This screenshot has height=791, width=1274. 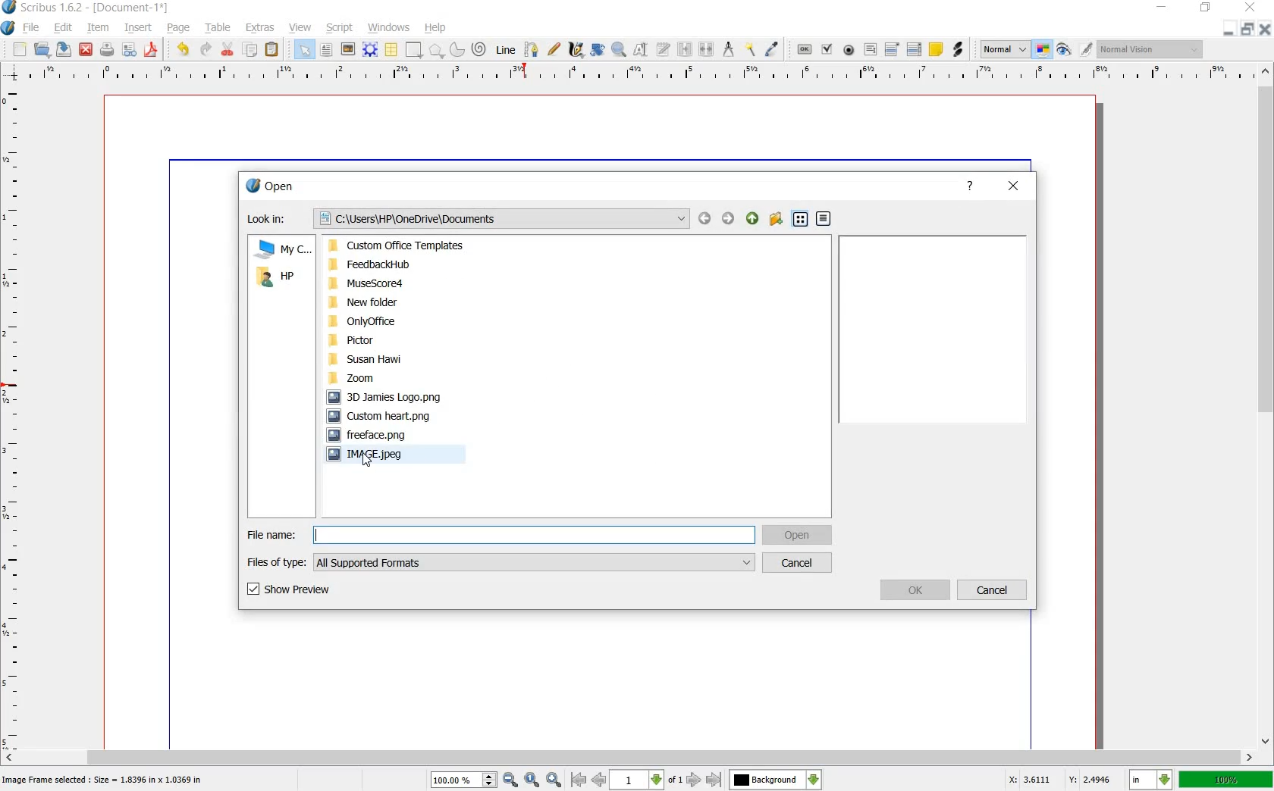 What do you see at coordinates (347, 48) in the screenshot?
I see `image` at bounding box center [347, 48].